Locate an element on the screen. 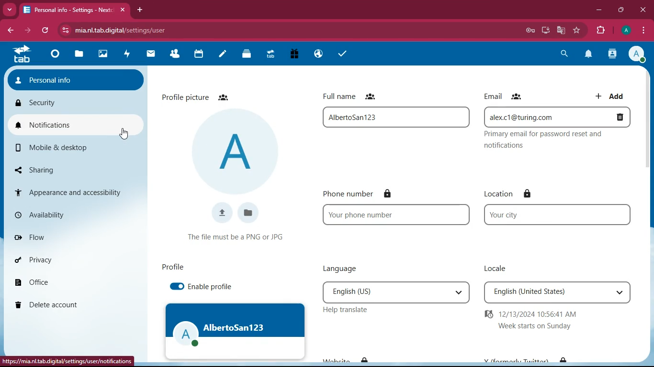 Image resolution: width=654 pixels, height=367 pixels. Contacts is located at coordinates (175, 54).